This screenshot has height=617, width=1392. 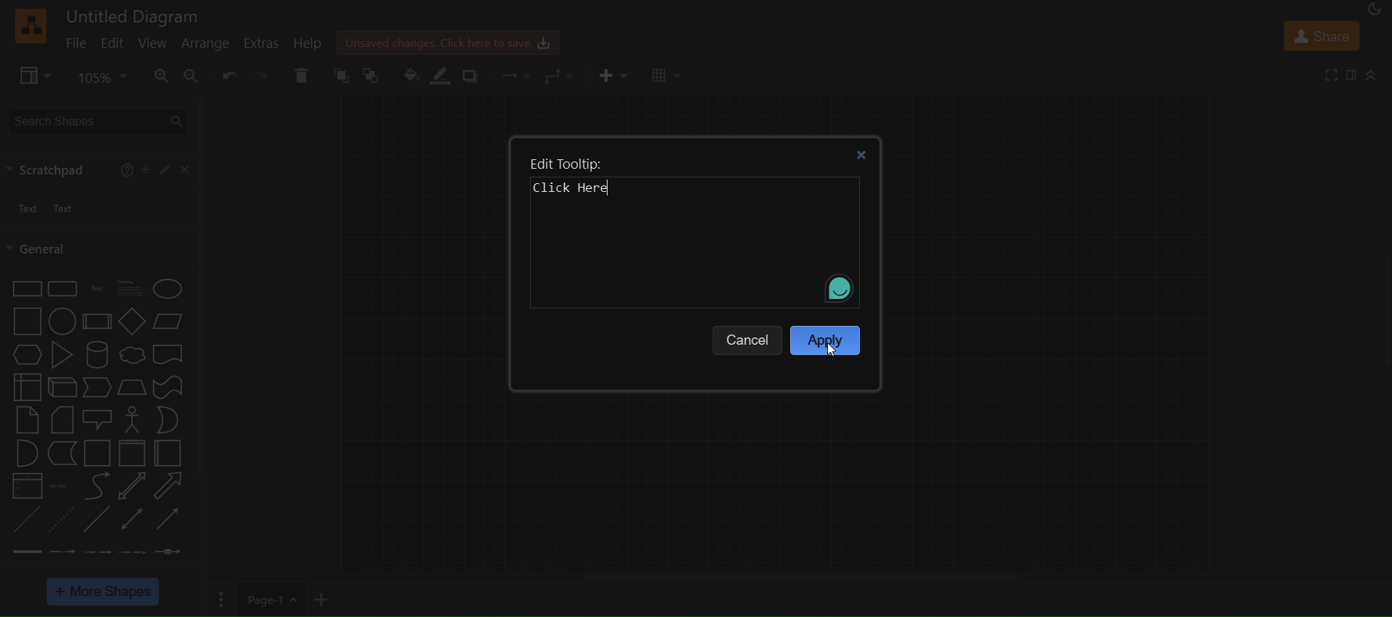 What do you see at coordinates (864, 154) in the screenshot?
I see `close` at bounding box center [864, 154].